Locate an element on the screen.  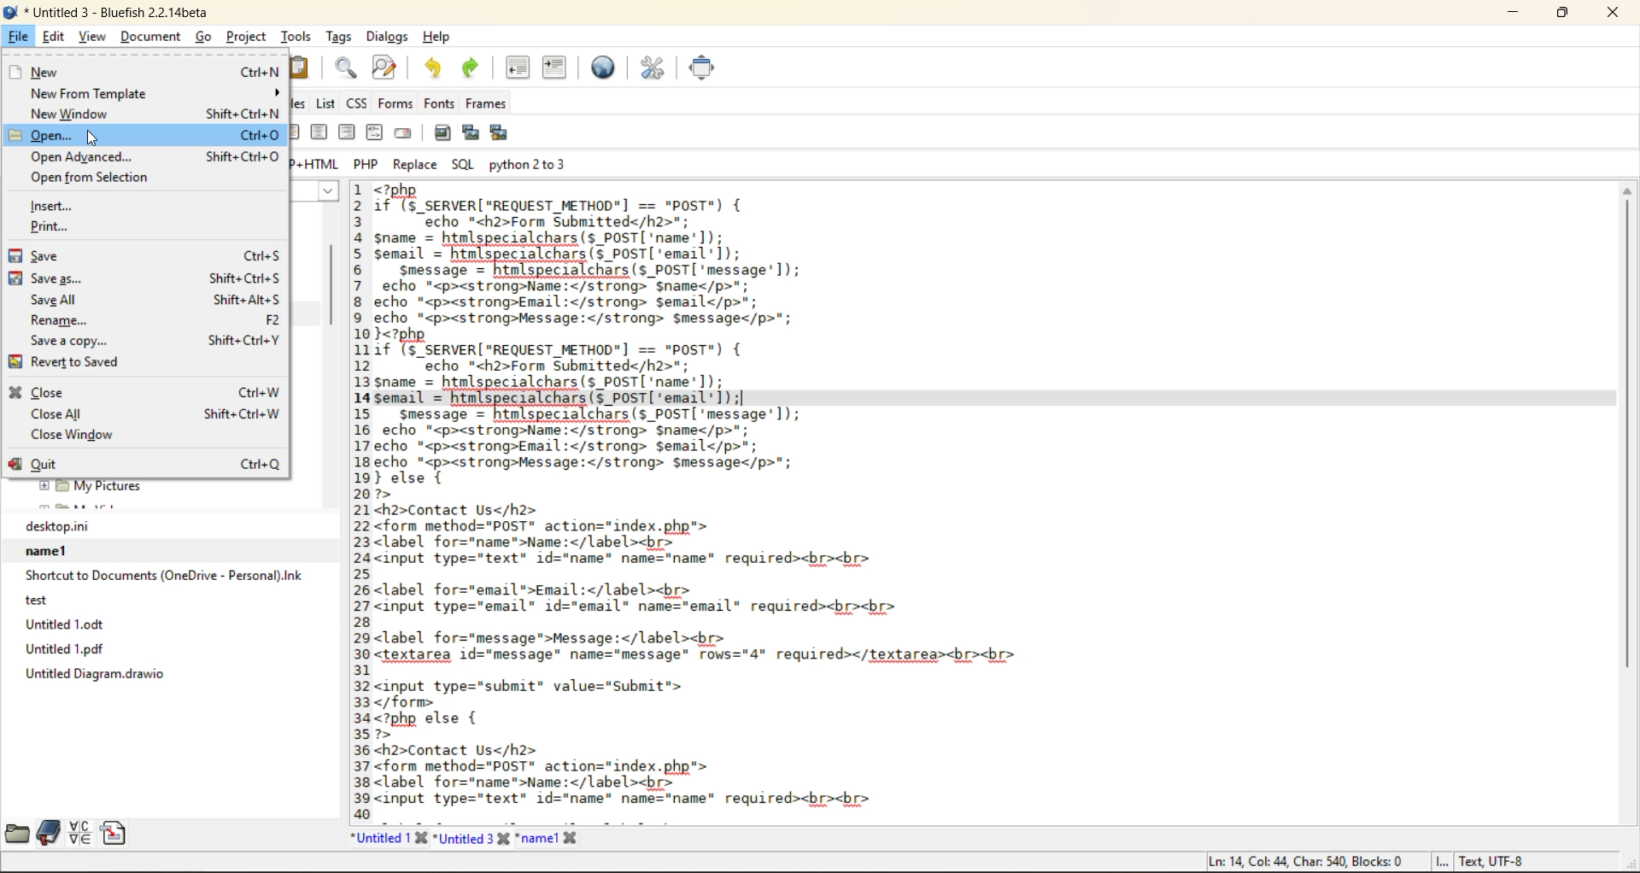
maximize is located at coordinates (1564, 15).